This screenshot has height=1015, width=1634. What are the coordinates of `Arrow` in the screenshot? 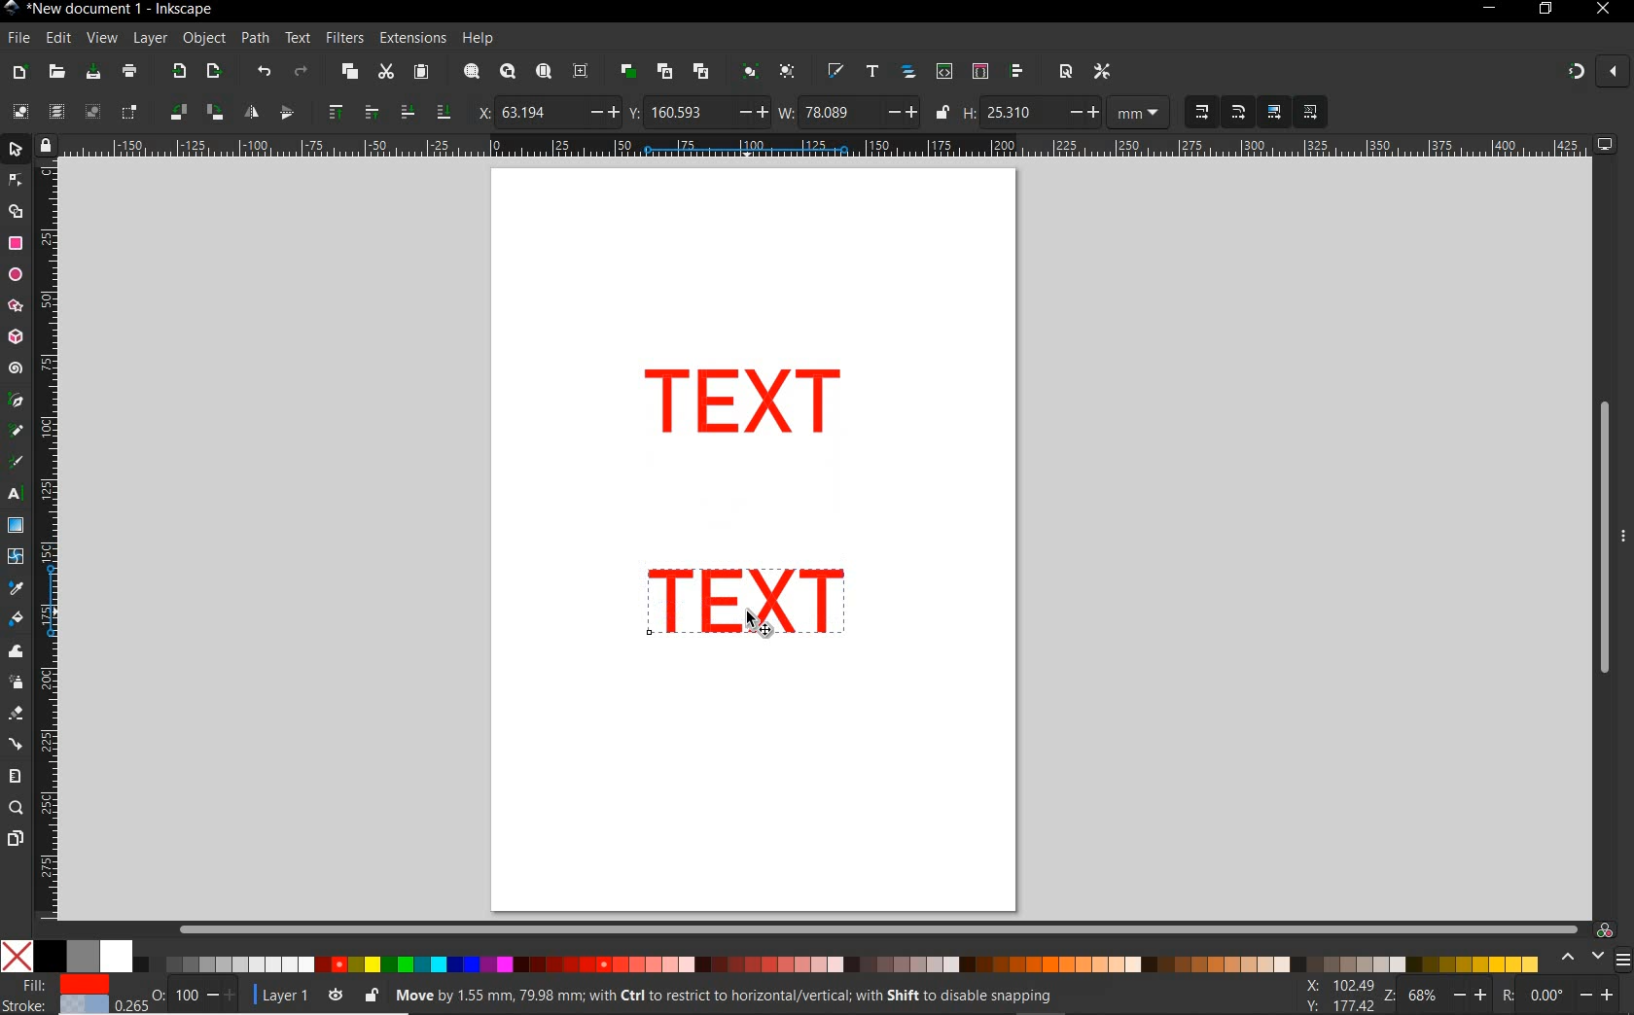 It's located at (18, 195).